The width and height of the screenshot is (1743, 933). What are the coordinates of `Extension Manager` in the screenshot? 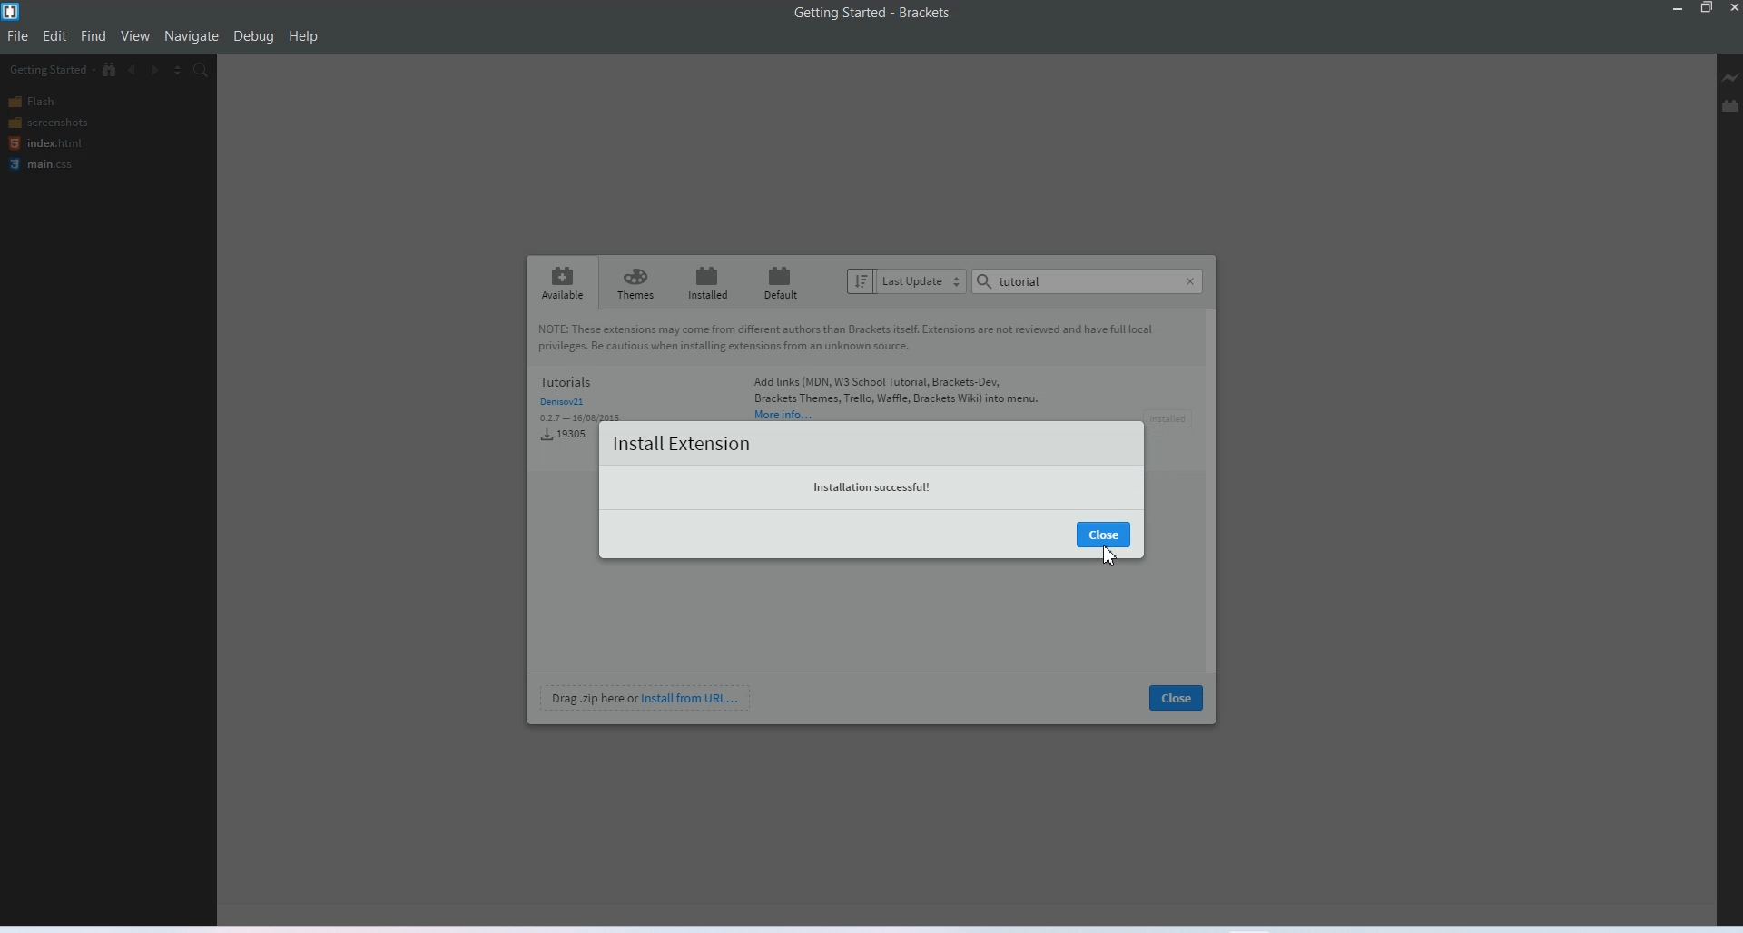 It's located at (1731, 105).